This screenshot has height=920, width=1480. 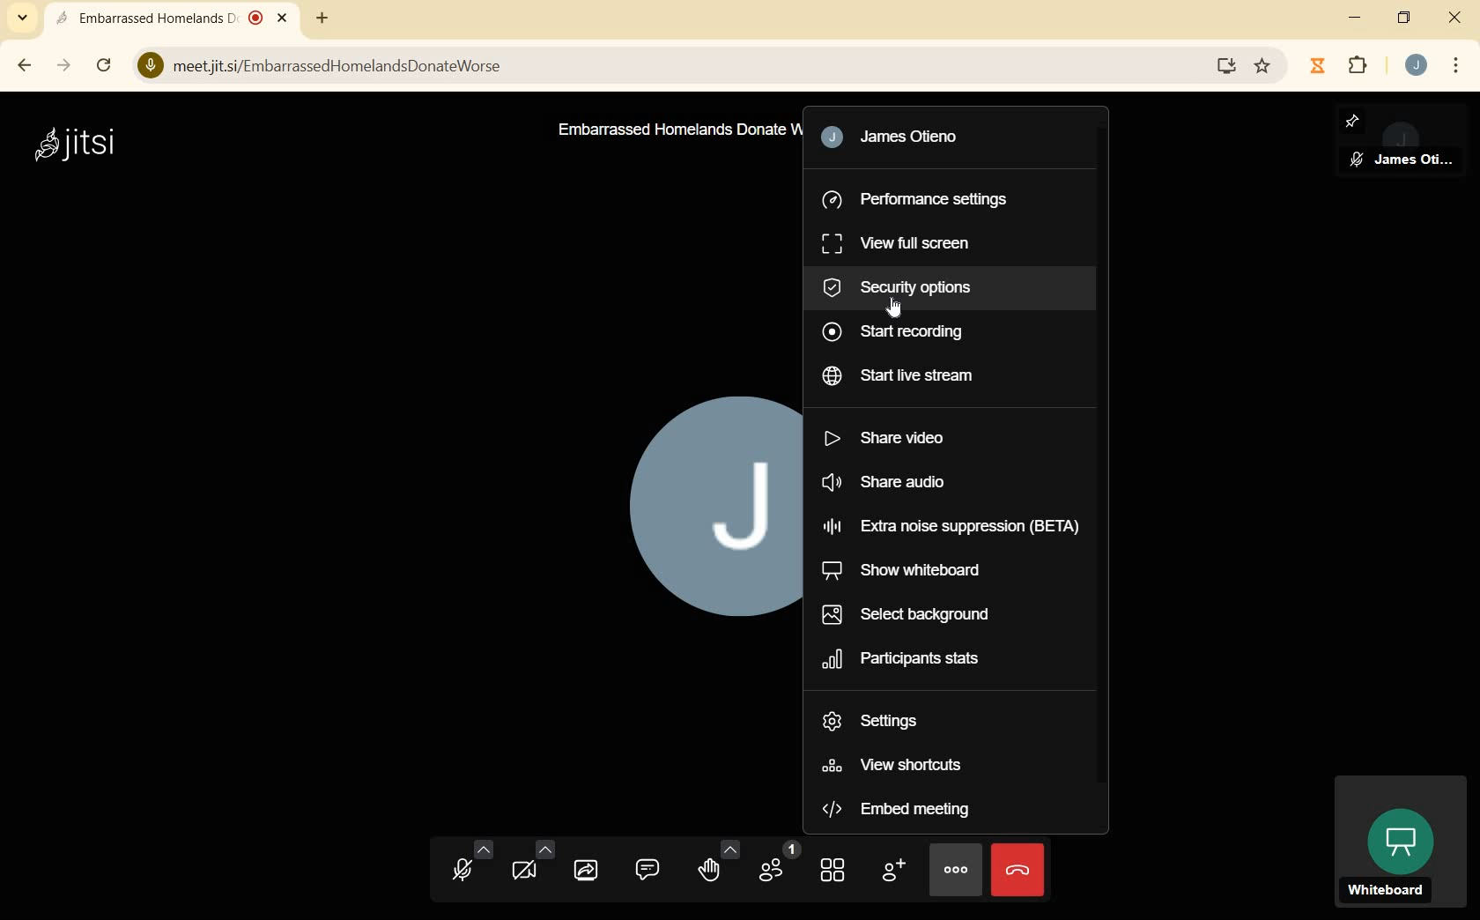 I want to click on VIEW FULL SCREEN, so click(x=904, y=241).